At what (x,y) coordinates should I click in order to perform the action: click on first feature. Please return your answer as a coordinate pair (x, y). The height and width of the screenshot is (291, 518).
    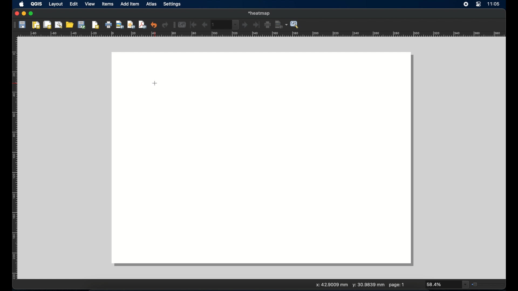
    Looking at the image, I should click on (193, 25).